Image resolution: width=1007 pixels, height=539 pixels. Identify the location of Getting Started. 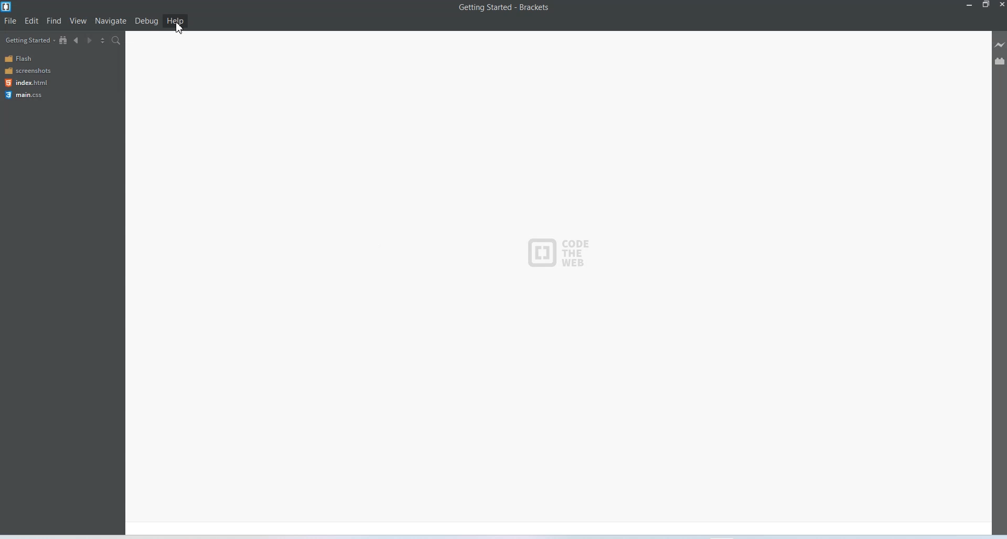
(29, 40).